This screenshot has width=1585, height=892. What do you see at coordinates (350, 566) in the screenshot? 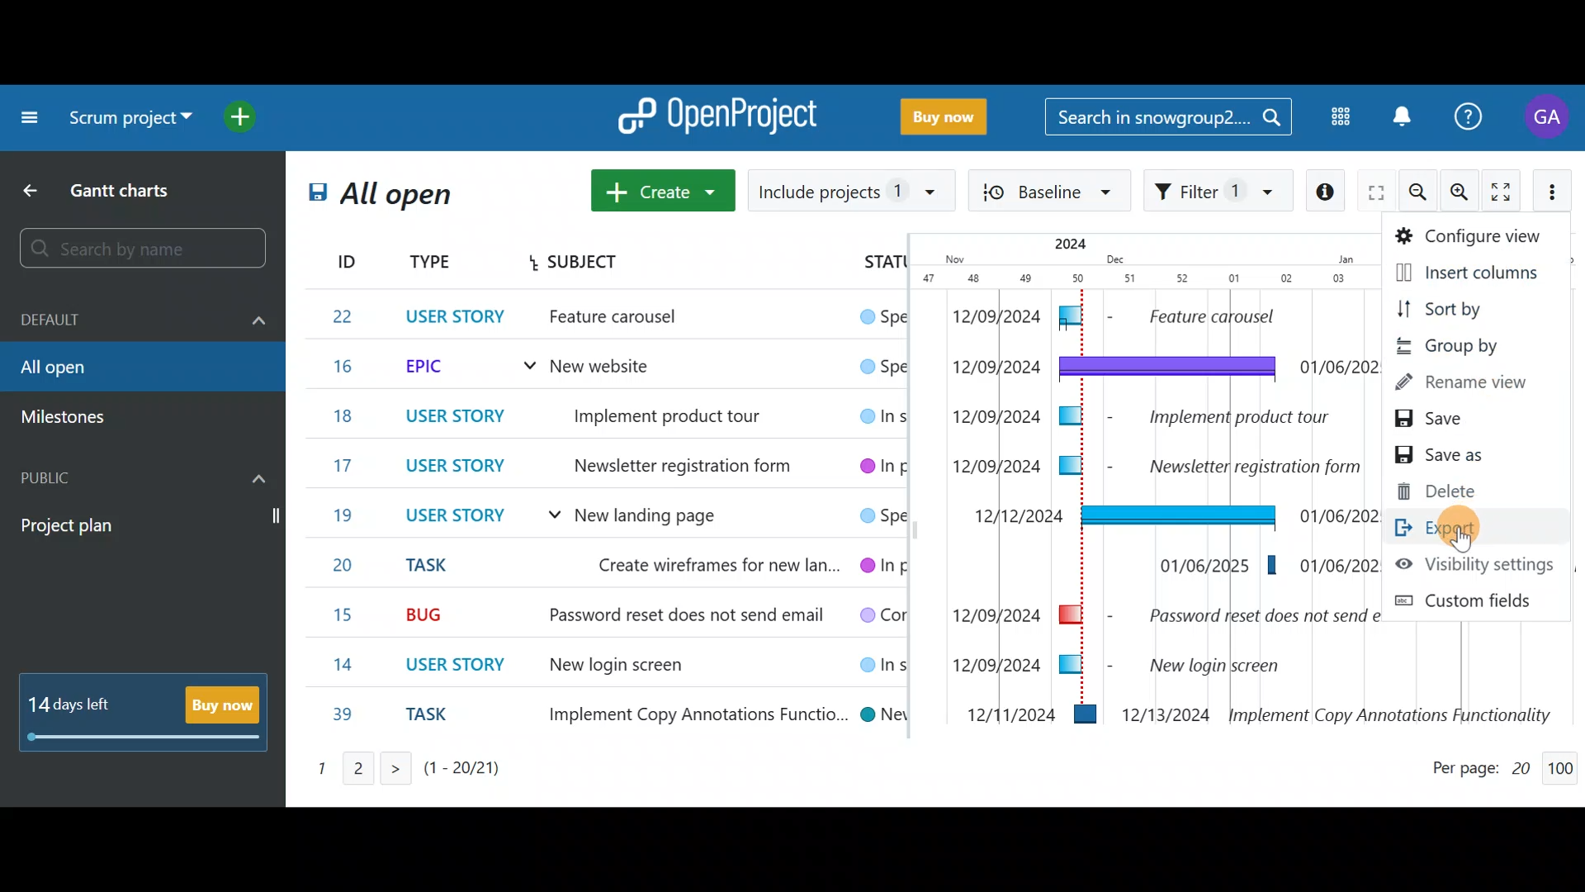
I see `20` at bounding box center [350, 566].